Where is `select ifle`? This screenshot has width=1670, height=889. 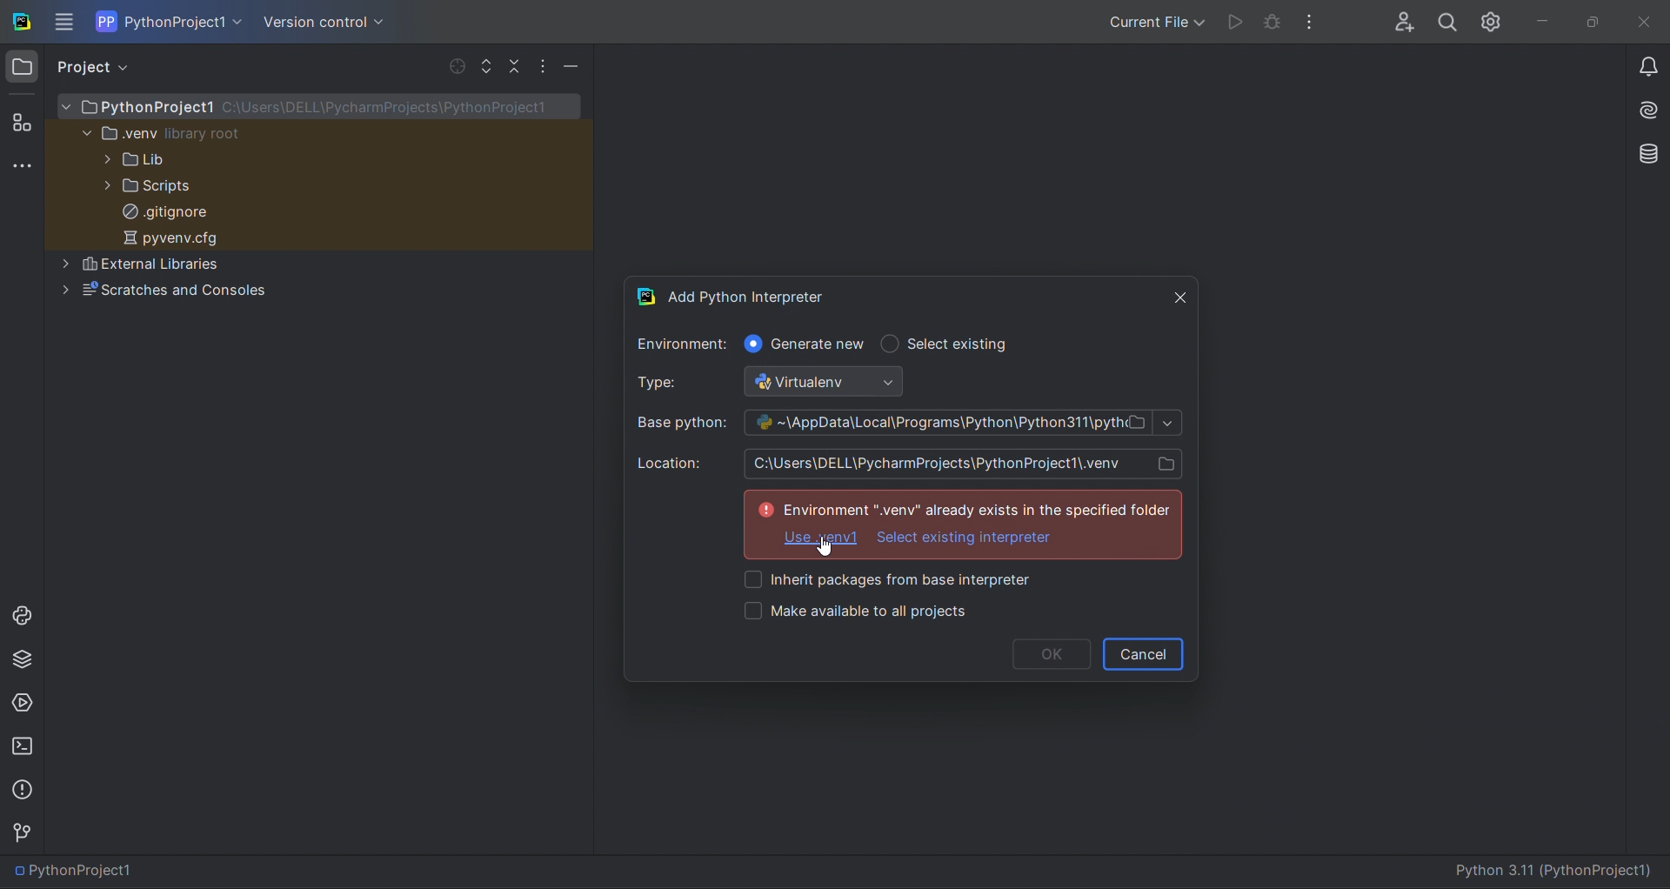
select ifle is located at coordinates (452, 64).